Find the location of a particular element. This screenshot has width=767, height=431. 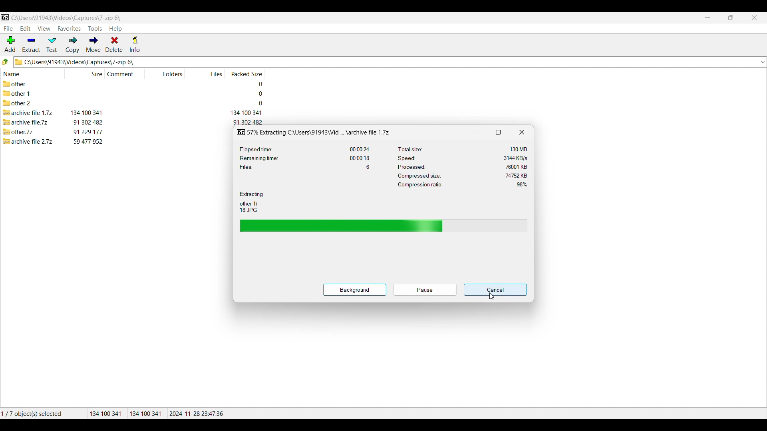

size is located at coordinates (88, 141).